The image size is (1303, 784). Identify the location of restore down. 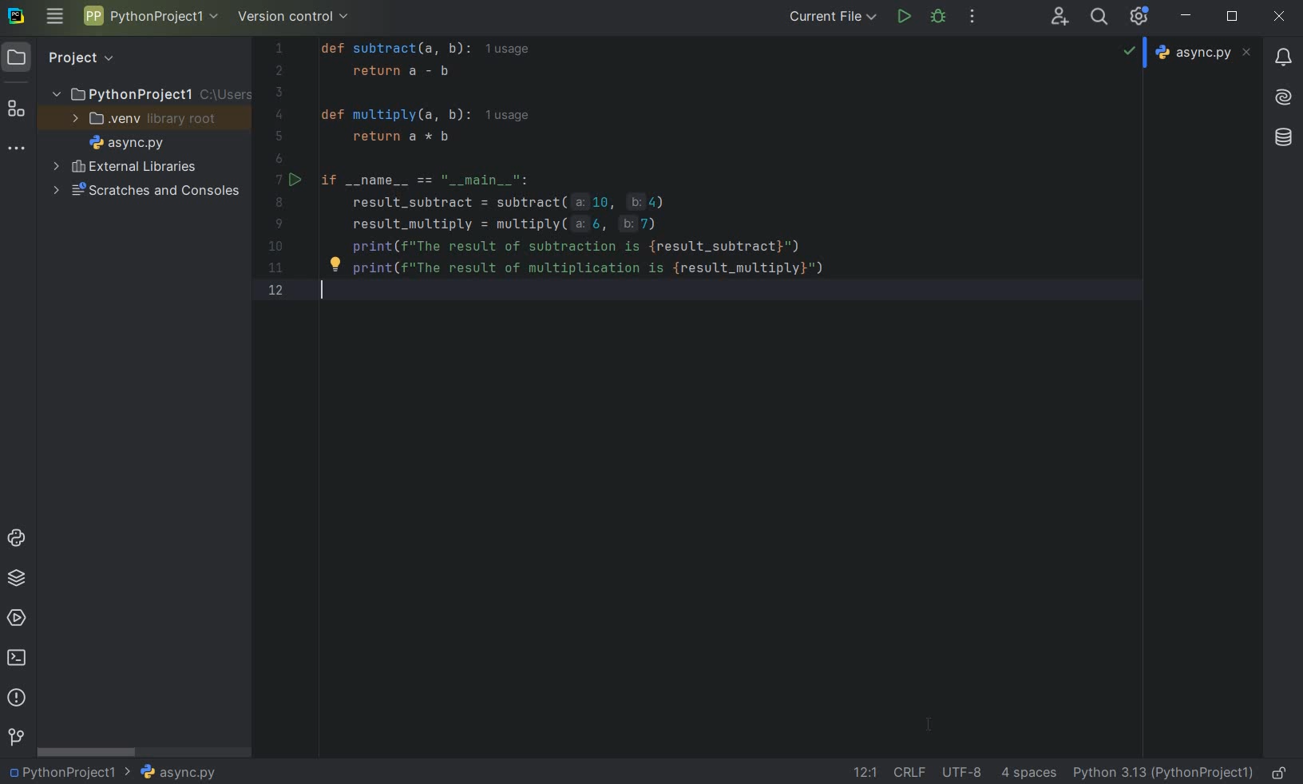
(1234, 18).